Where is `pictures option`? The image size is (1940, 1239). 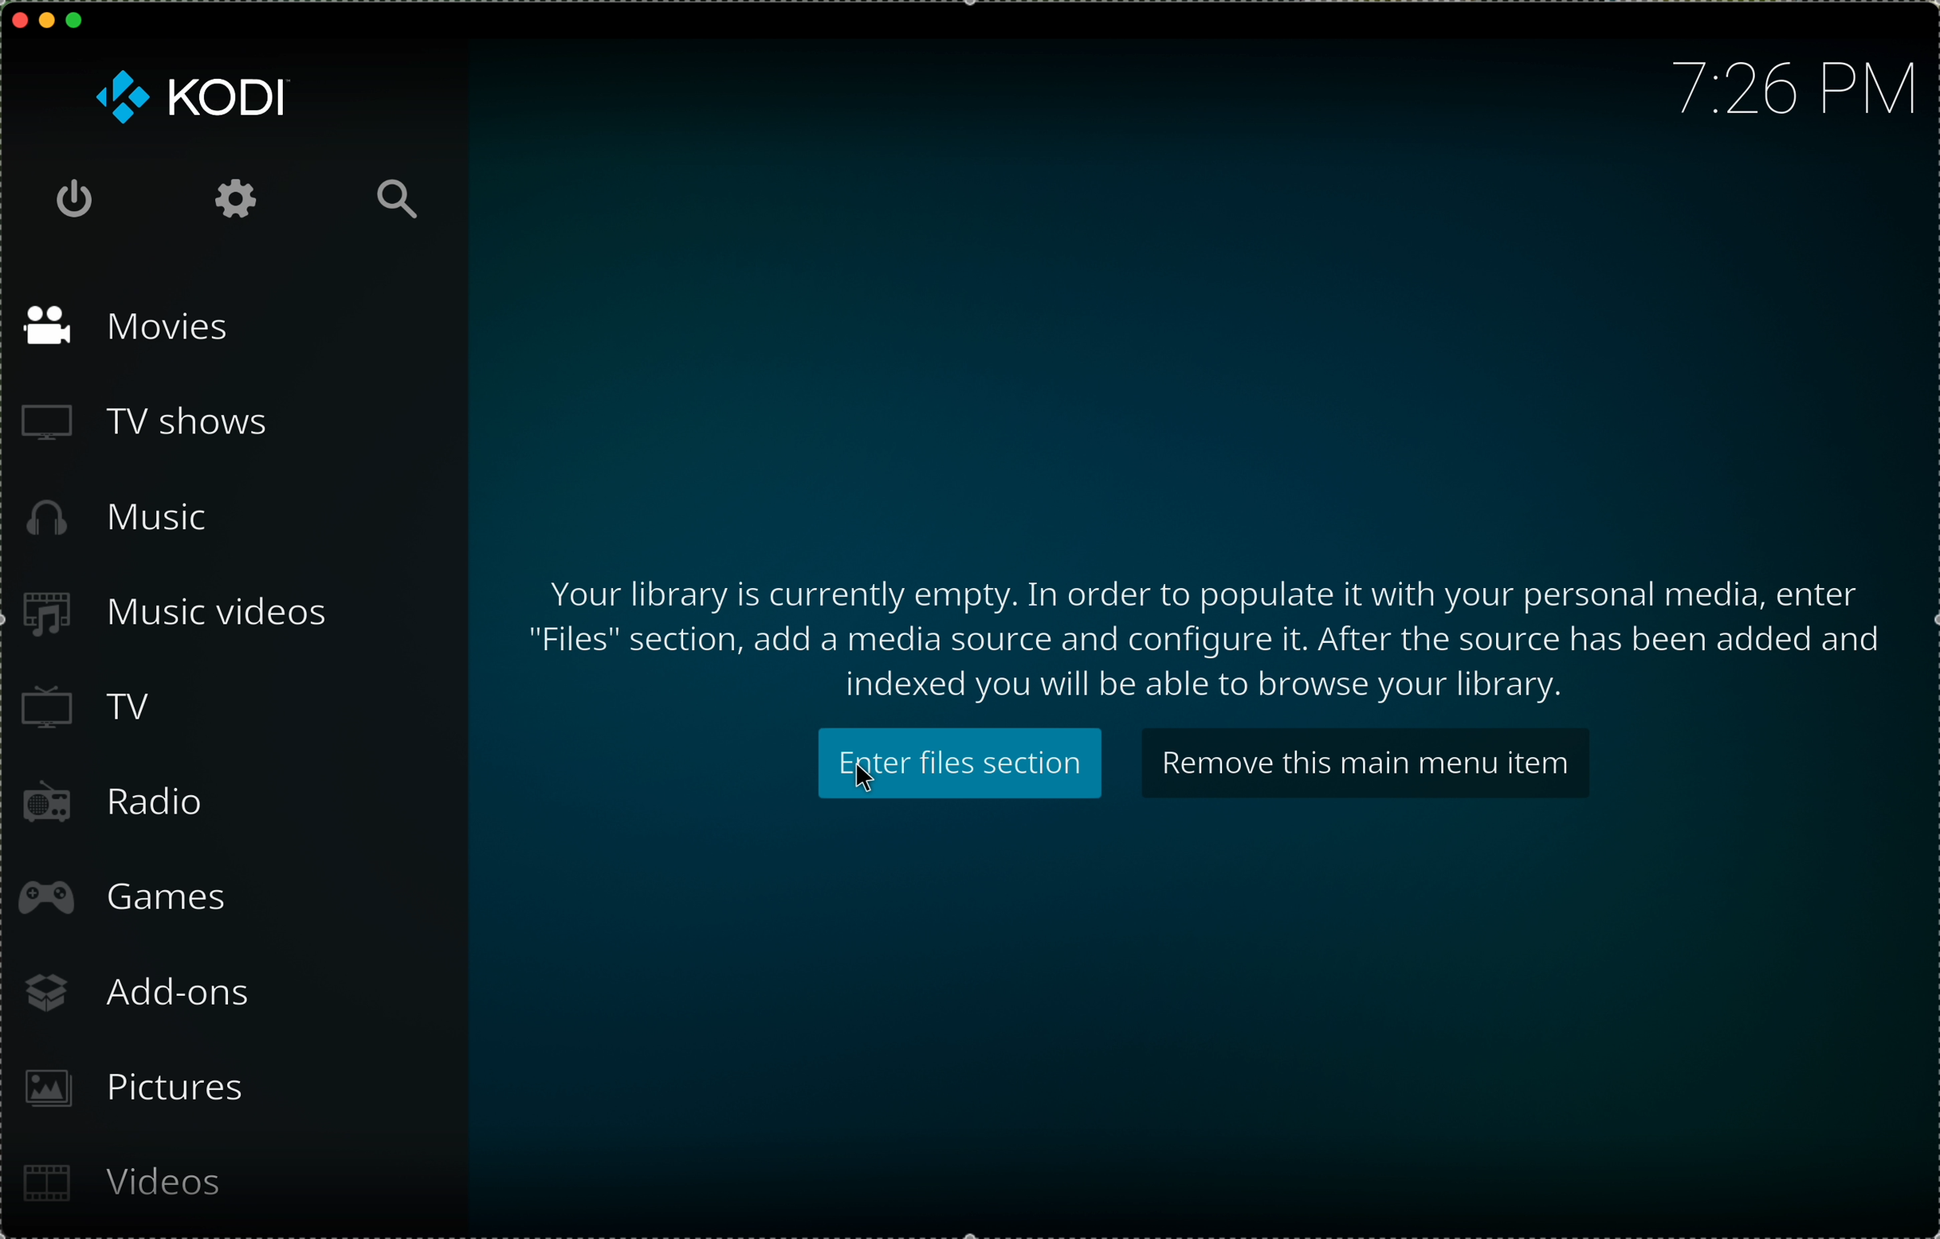
pictures option is located at coordinates (137, 1092).